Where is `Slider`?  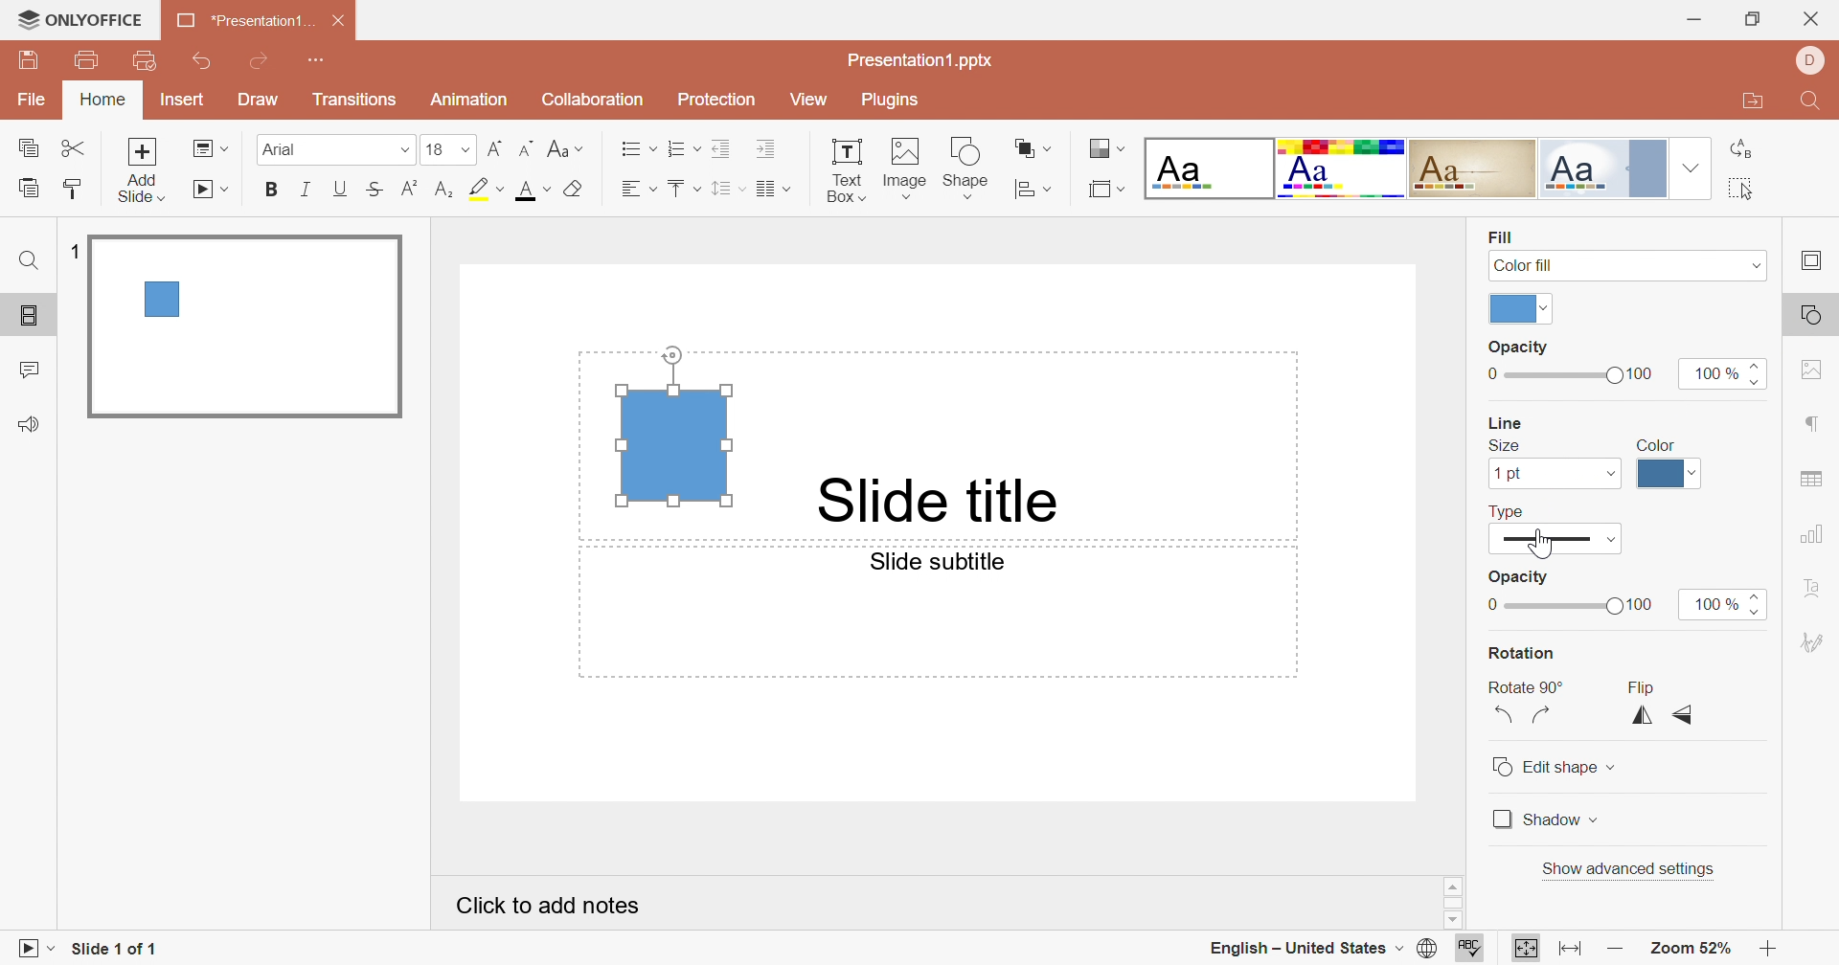 Slider is located at coordinates (1762, 372).